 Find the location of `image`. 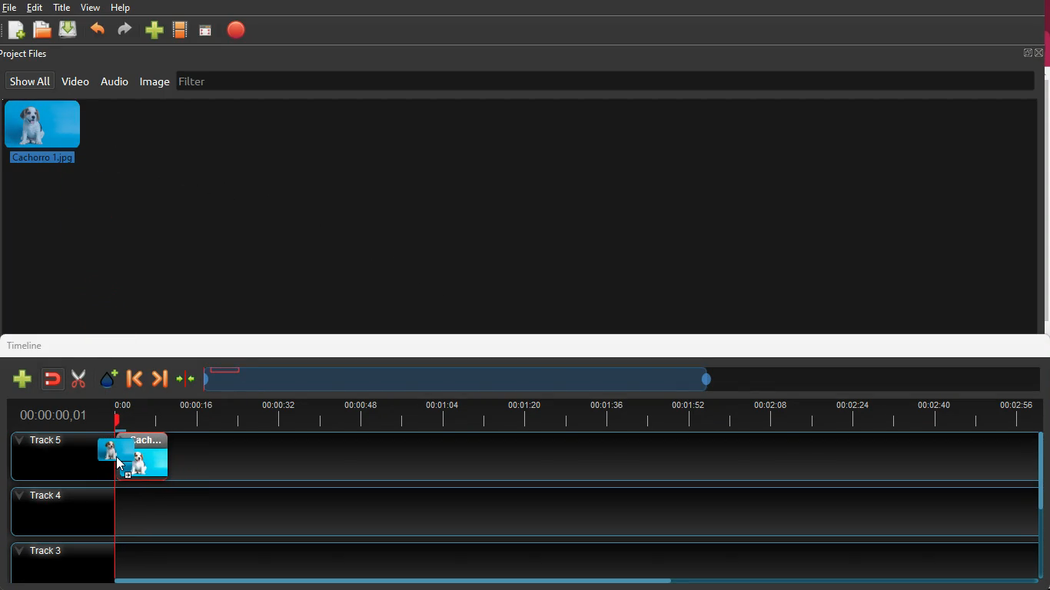

image is located at coordinates (155, 81).